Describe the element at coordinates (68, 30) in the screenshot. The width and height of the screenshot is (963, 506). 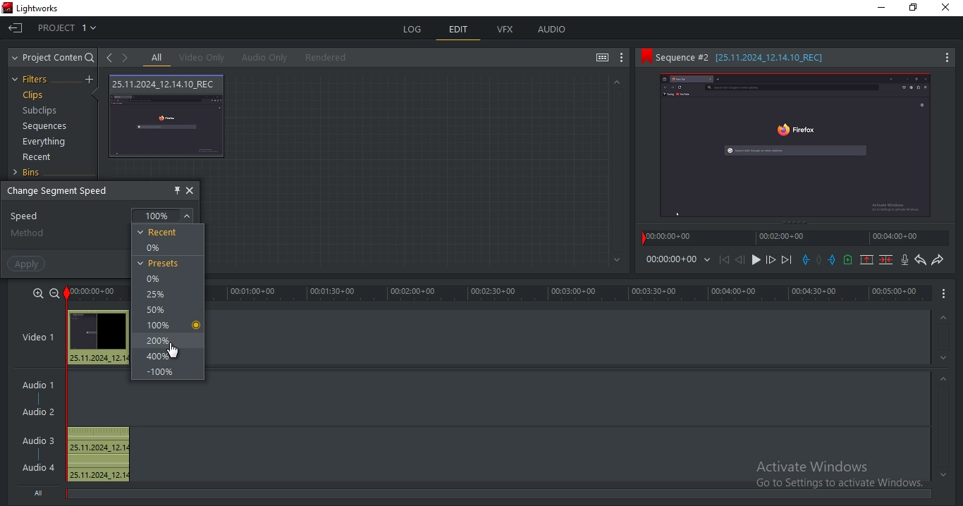
I see `project 1` at that location.